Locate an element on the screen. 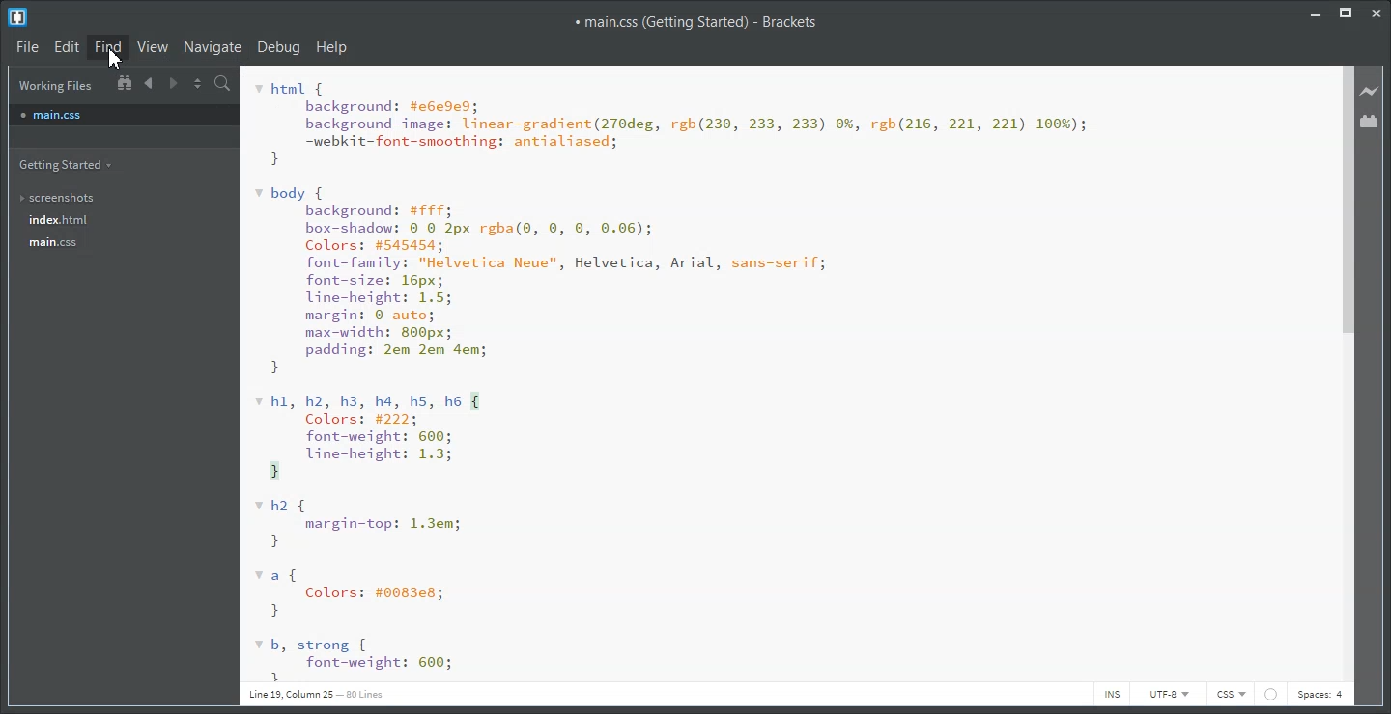 The image size is (1391, 714). main.css is located at coordinates (71, 242).